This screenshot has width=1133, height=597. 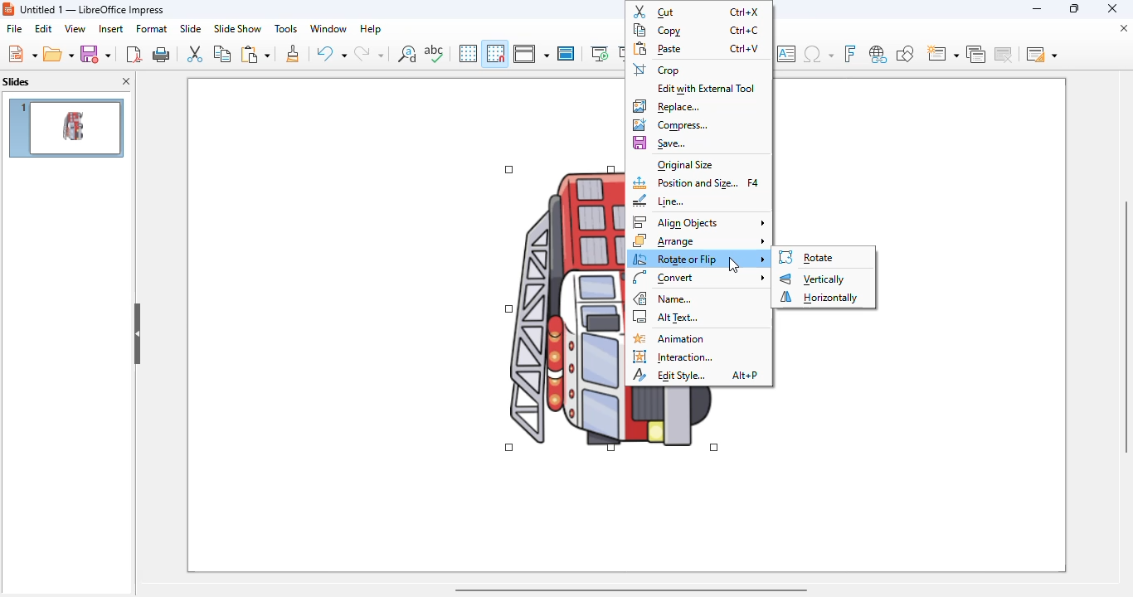 I want to click on vertical scroll bar, so click(x=1126, y=326).